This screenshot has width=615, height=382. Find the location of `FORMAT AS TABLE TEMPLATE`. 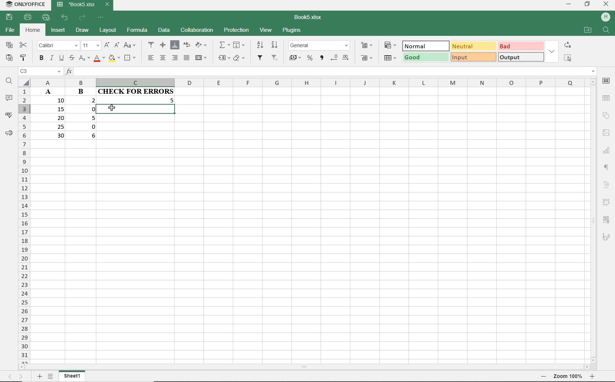

FORMAT AS TABLE TEMPLATE is located at coordinates (390, 58).